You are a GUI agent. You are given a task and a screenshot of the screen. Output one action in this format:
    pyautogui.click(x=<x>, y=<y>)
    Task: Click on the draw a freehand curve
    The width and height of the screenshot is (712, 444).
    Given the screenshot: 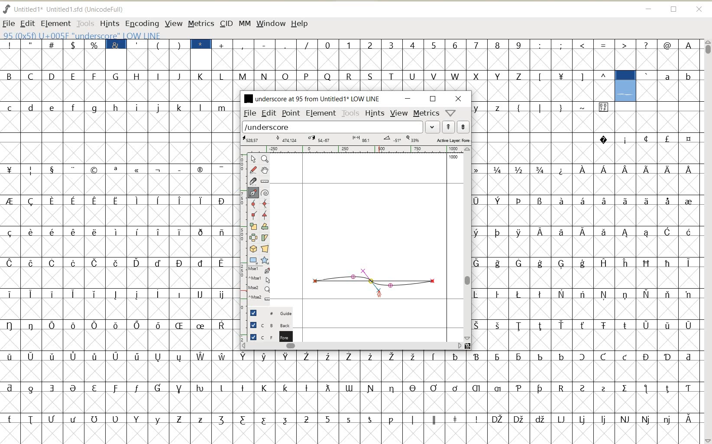 What is the action you would take?
    pyautogui.click(x=254, y=170)
    